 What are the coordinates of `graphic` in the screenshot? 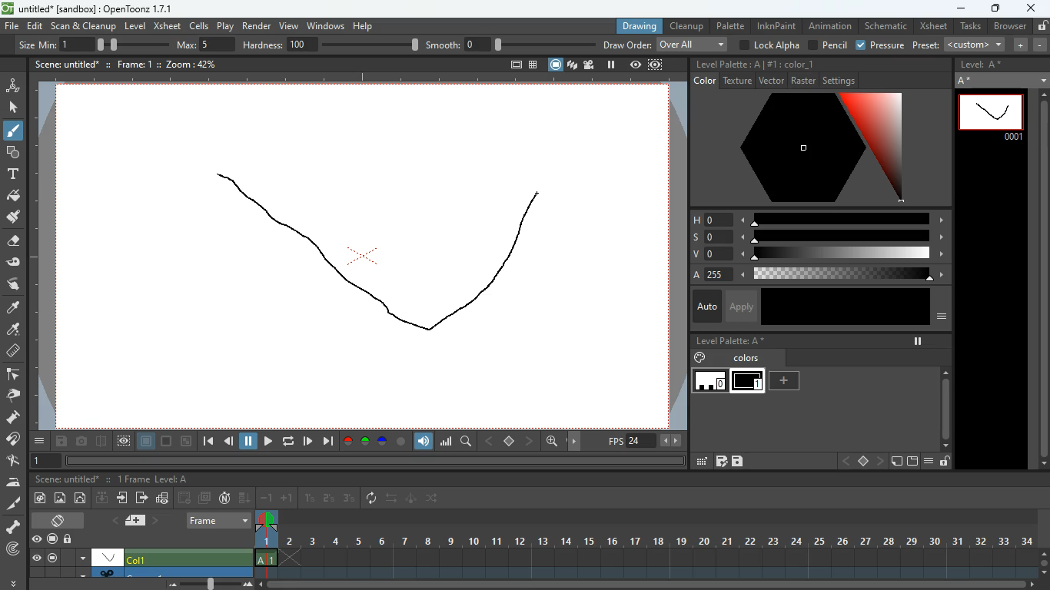 It's located at (162, 499).